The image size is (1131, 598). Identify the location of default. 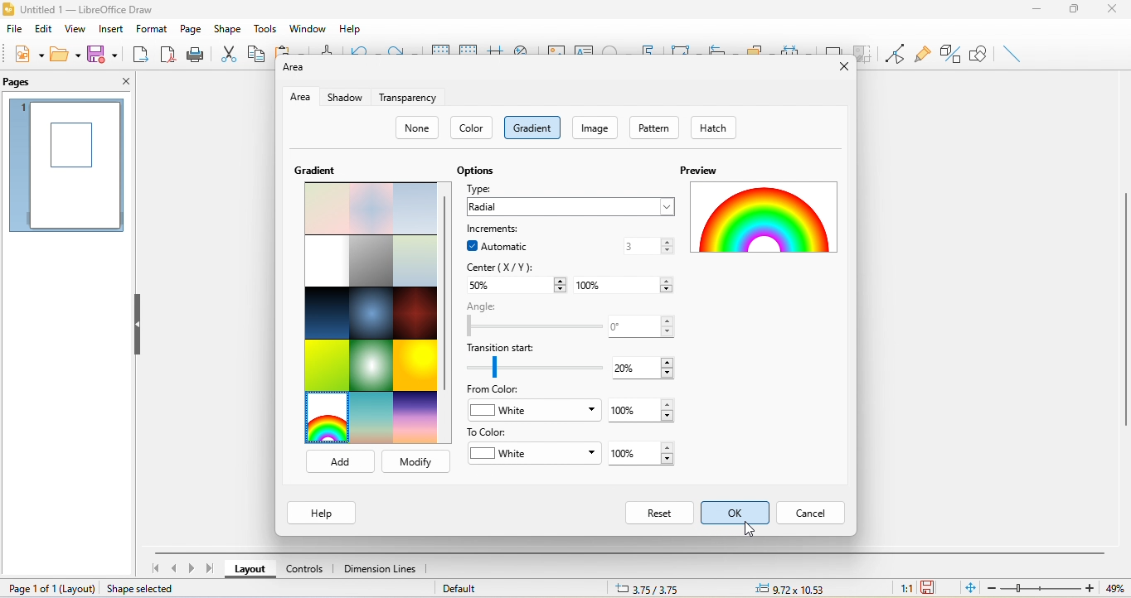
(475, 588).